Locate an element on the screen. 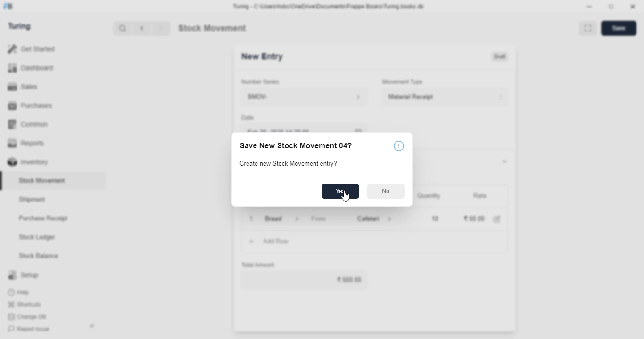 This screenshot has height=339, width=644. feb 26, 2025 14:20:56 is located at coordinates (281, 128).